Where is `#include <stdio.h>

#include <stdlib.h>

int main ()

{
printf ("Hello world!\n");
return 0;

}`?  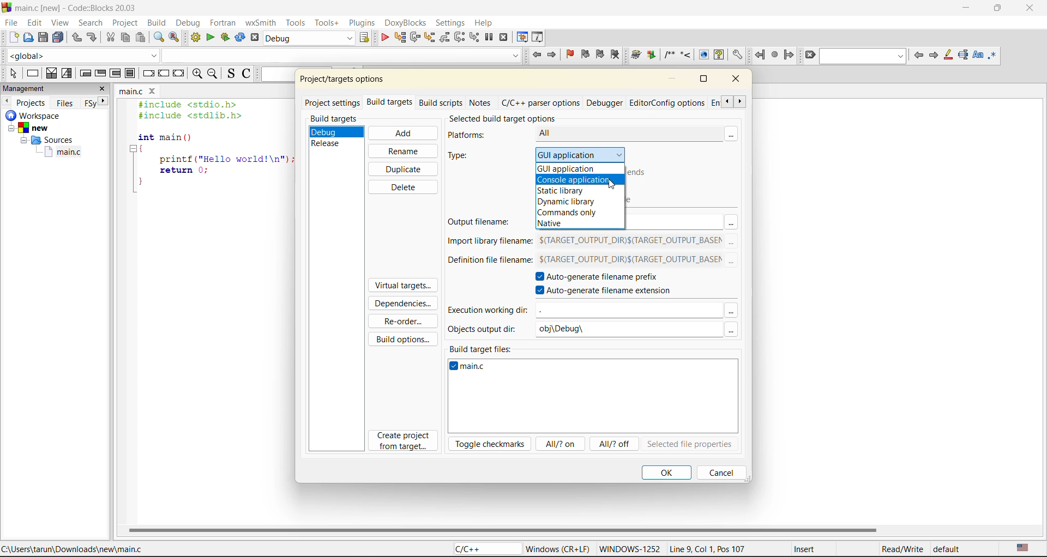
#include <stdio.h>

#include <stdlib.h>

int main ()

{
printf ("Hello world!\n");
return 0;

} is located at coordinates (211, 149).